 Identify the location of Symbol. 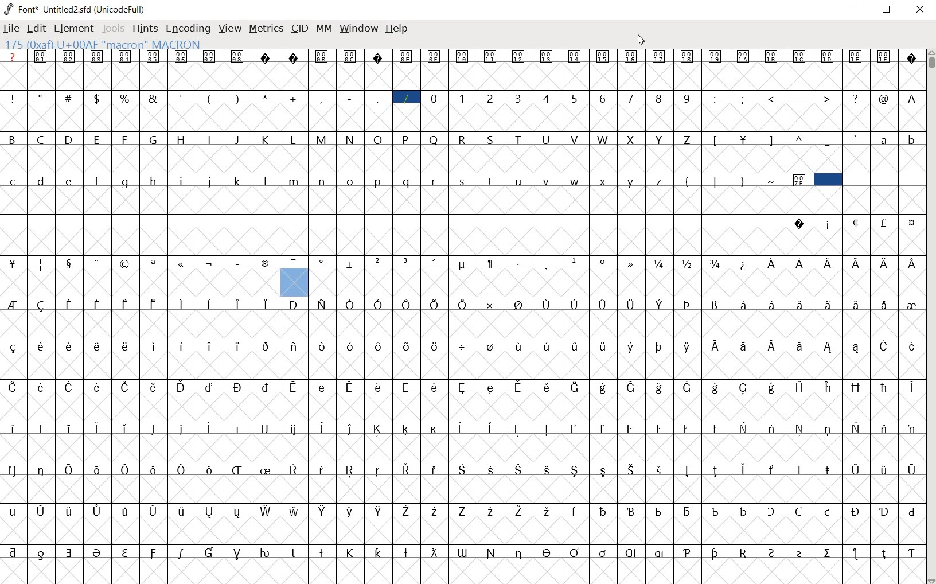
(462, 551).